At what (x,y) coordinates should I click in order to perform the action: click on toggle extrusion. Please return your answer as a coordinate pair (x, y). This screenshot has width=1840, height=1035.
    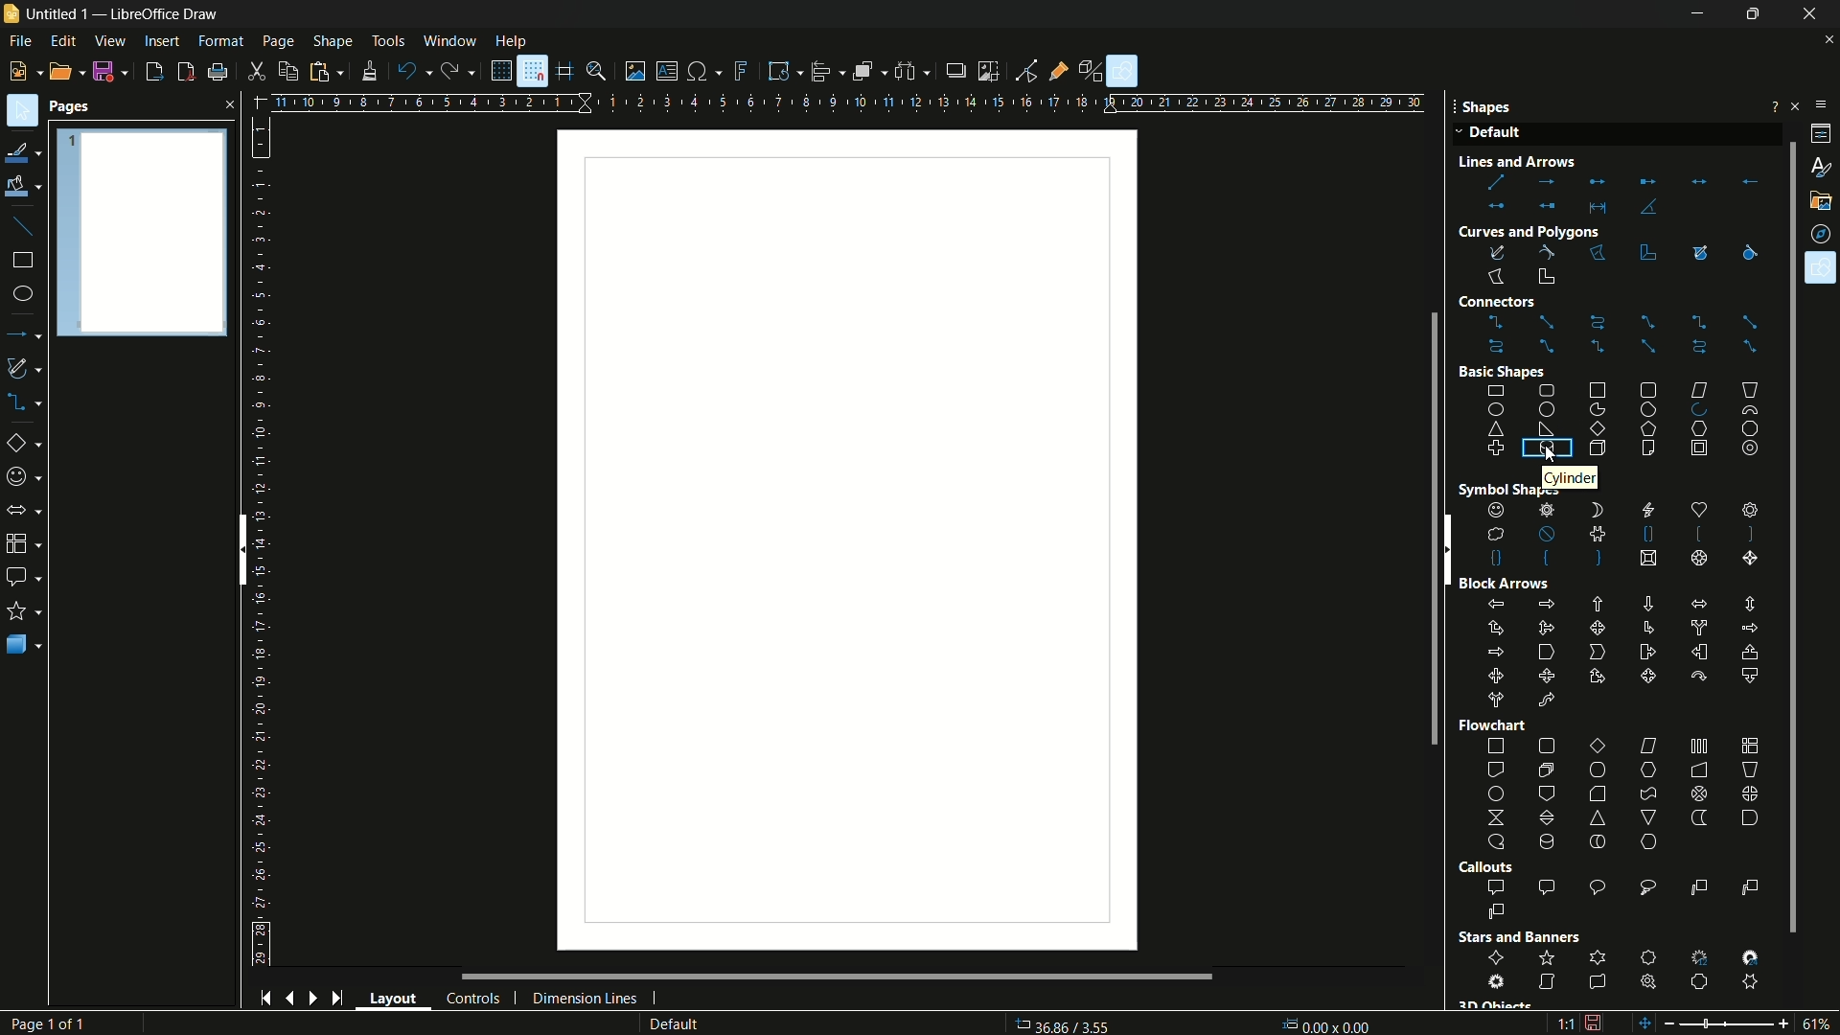
    Looking at the image, I should click on (1092, 72).